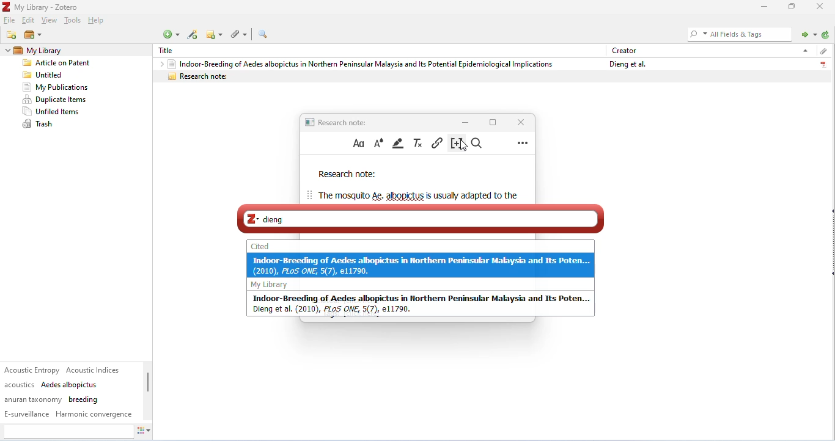  I want to click on edit, so click(29, 21).